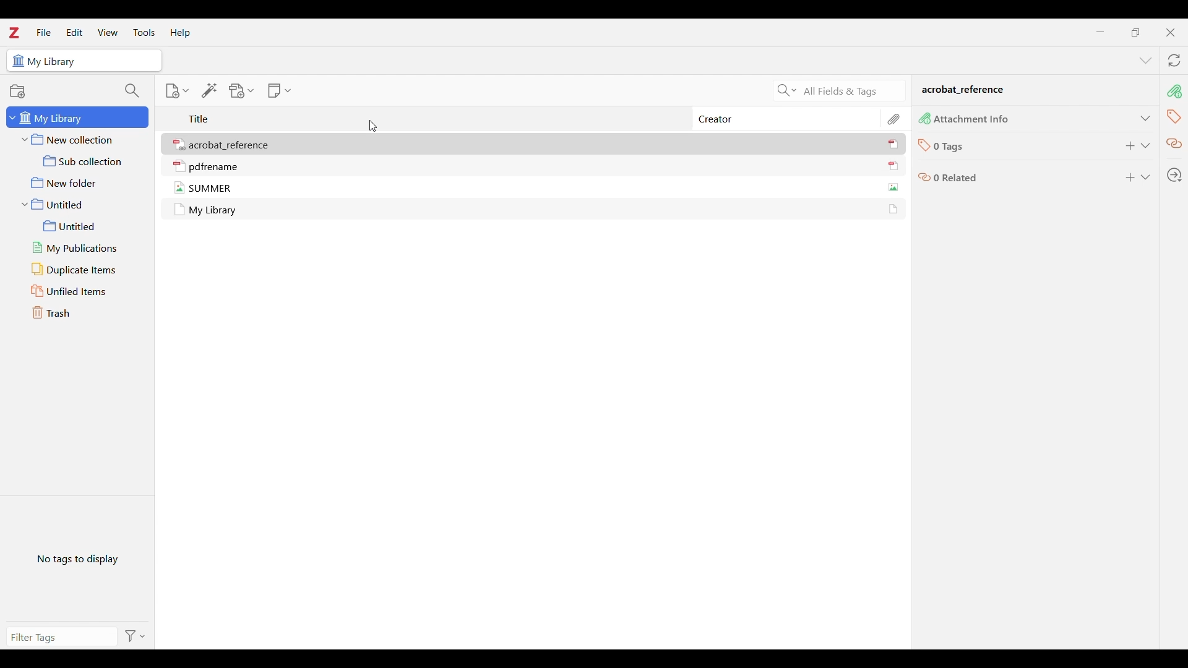  I want to click on New folder, so click(80, 182).